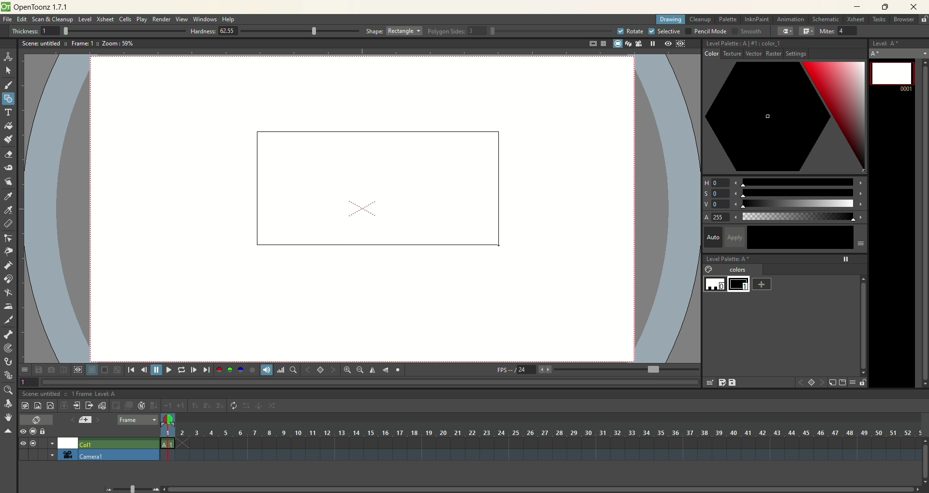 Image resolution: width=929 pixels, height=493 pixels. Describe the element at coordinates (119, 455) in the screenshot. I see `camera1` at that location.